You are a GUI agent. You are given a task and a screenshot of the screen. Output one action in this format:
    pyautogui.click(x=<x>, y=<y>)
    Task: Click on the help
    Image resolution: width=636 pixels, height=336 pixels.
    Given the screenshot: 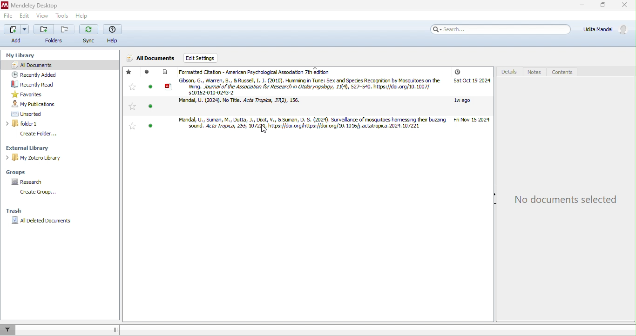 What is the action you would take?
    pyautogui.click(x=81, y=16)
    